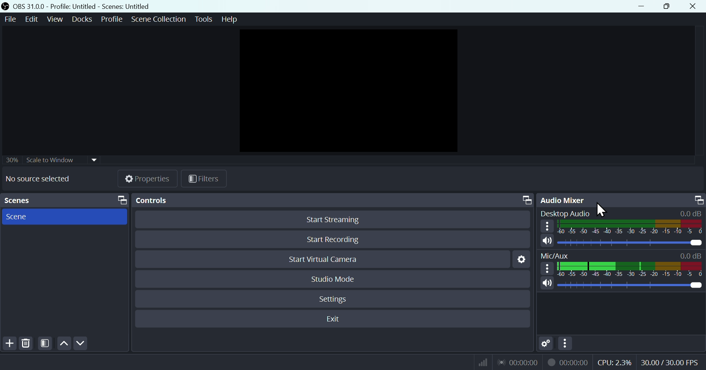 Image resolution: width=706 pixels, height=370 pixels. Describe the element at coordinates (5, 6) in the screenshot. I see `OBS Studio Desktop icon` at that location.